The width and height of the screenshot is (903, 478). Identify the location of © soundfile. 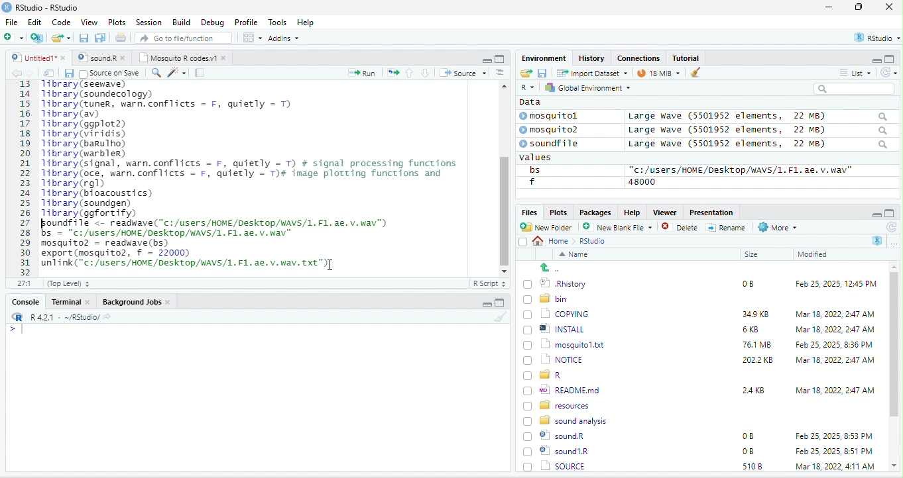
(555, 143).